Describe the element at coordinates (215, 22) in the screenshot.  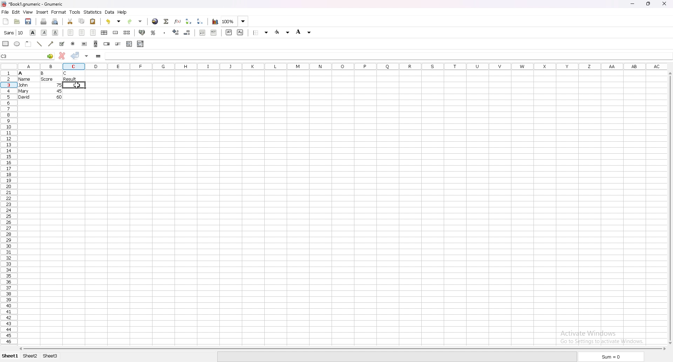
I see `chart` at that location.